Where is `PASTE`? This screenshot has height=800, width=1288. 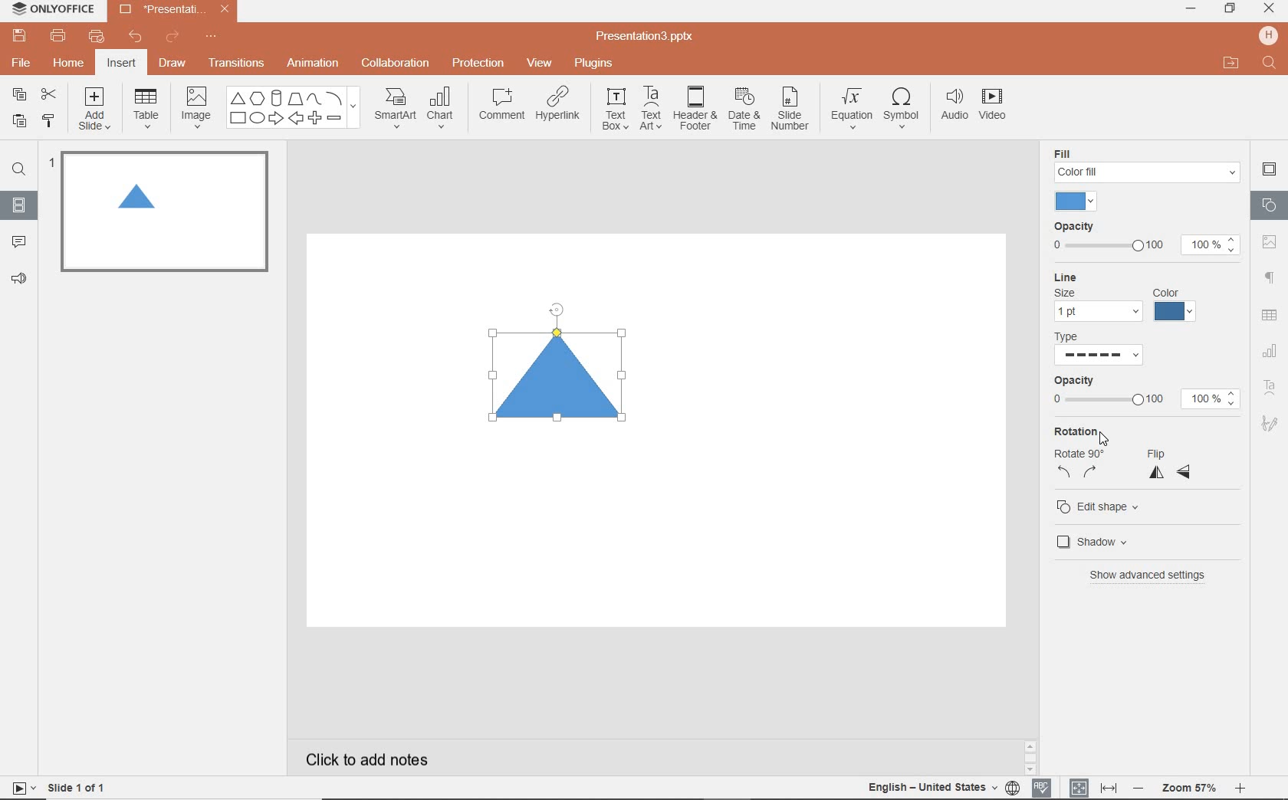 PASTE is located at coordinates (15, 122).